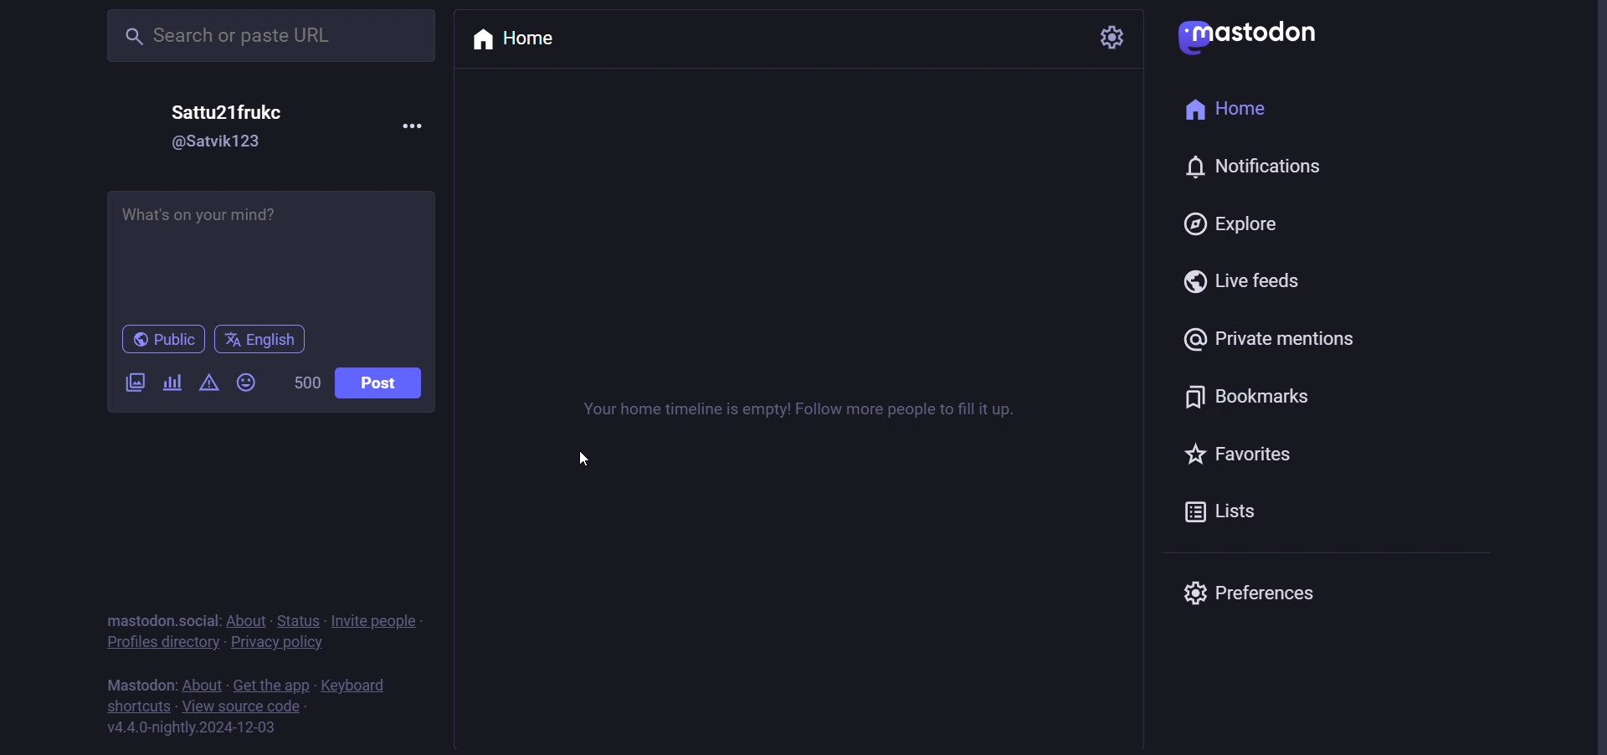 The width and height of the screenshot is (1607, 755). What do you see at coordinates (360, 687) in the screenshot?
I see `keyboard` at bounding box center [360, 687].